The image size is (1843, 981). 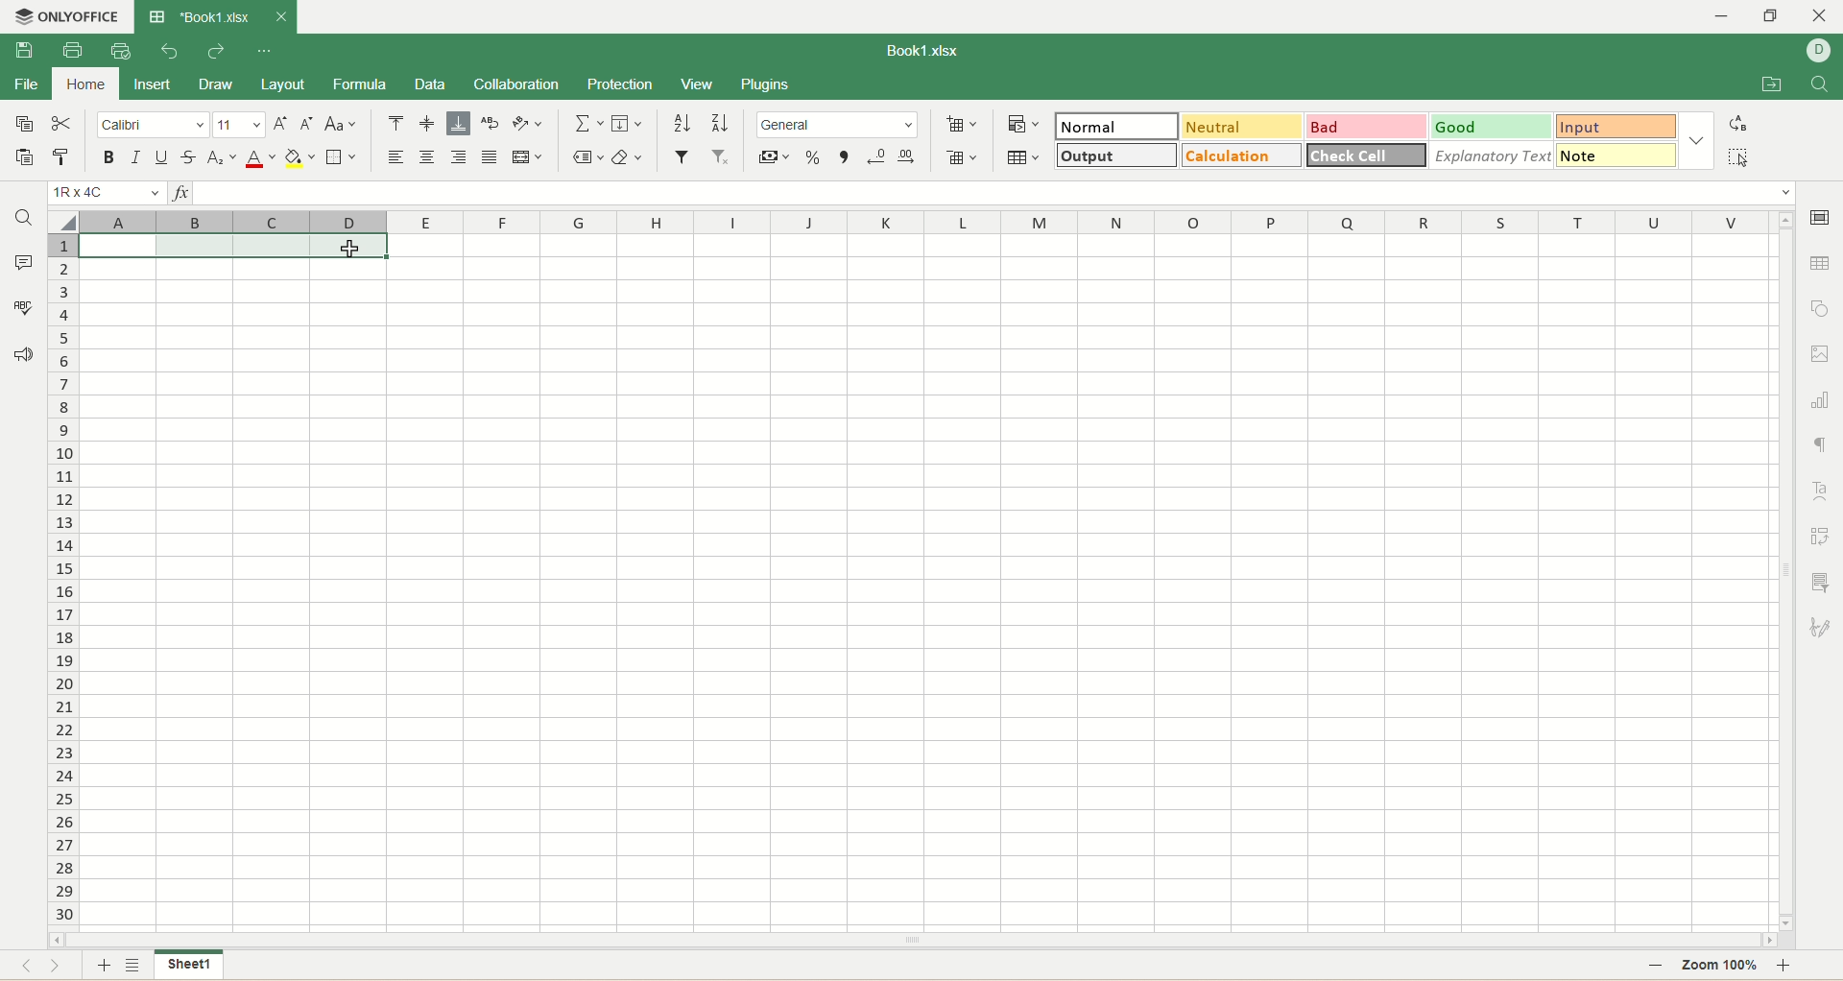 I want to click on vertical scroll bar, so click(x=1783, y=569).